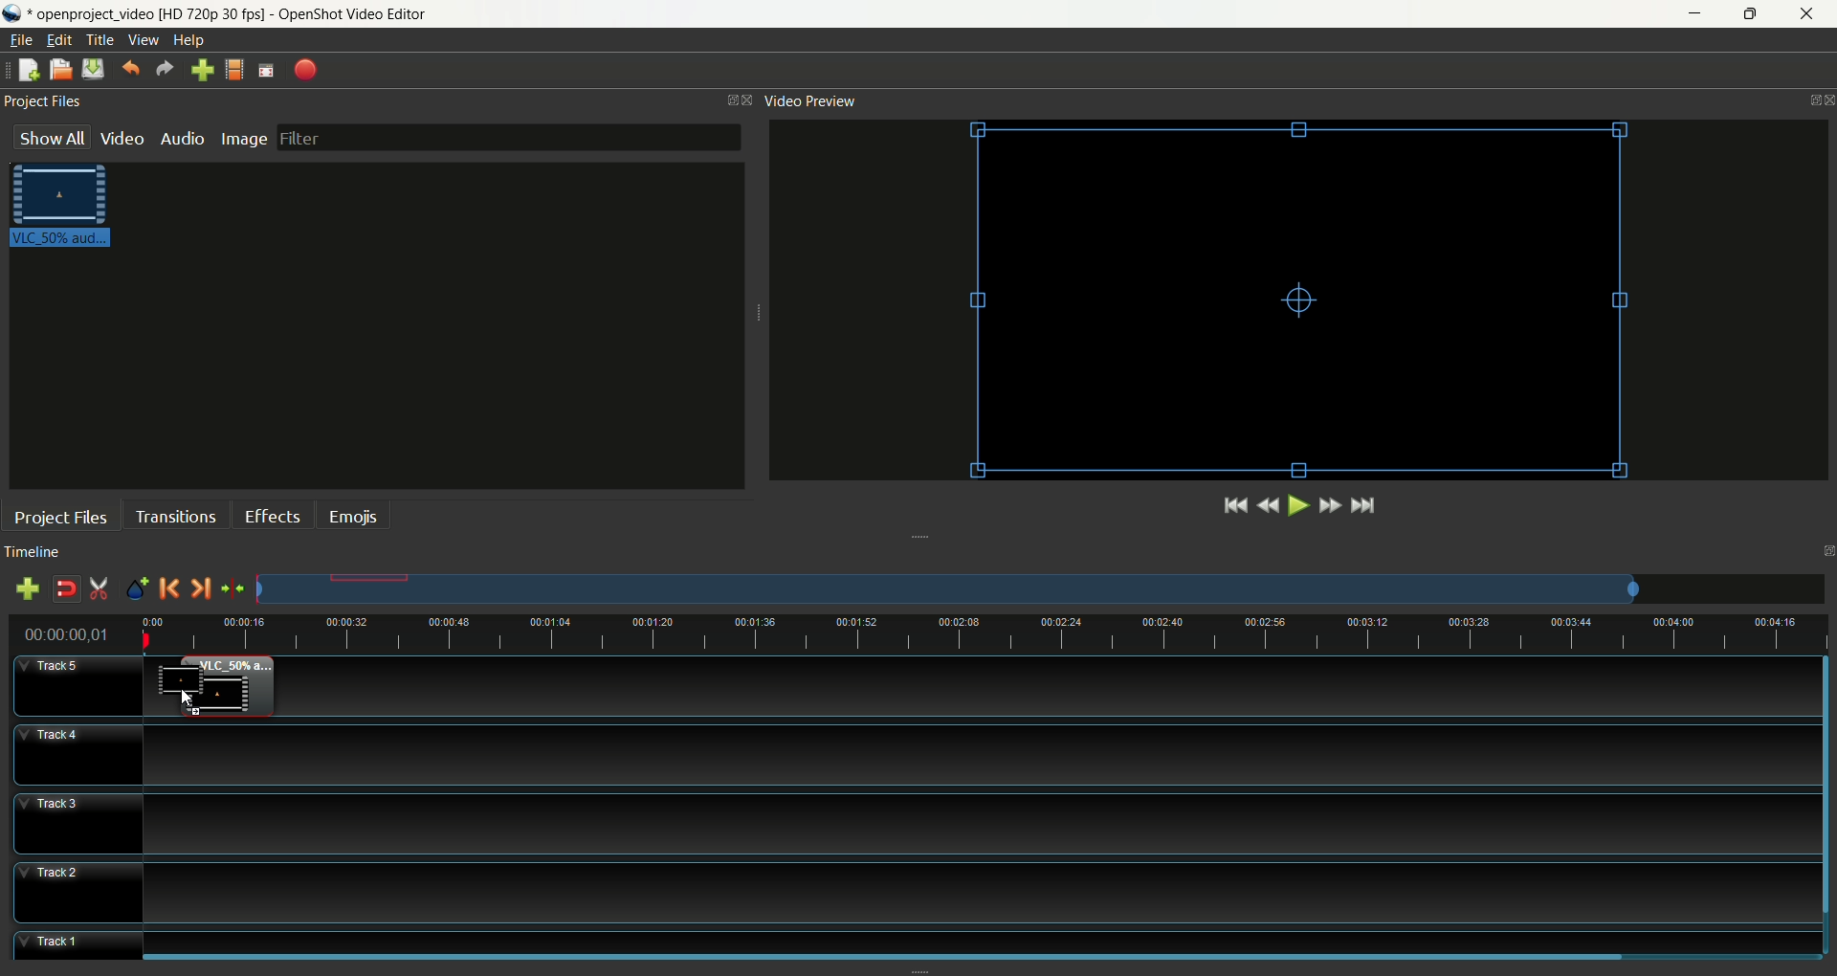  What do you see at coordinates (180, 696) in the screenshot?
I see `cursor` at bounding box center [180, 696].